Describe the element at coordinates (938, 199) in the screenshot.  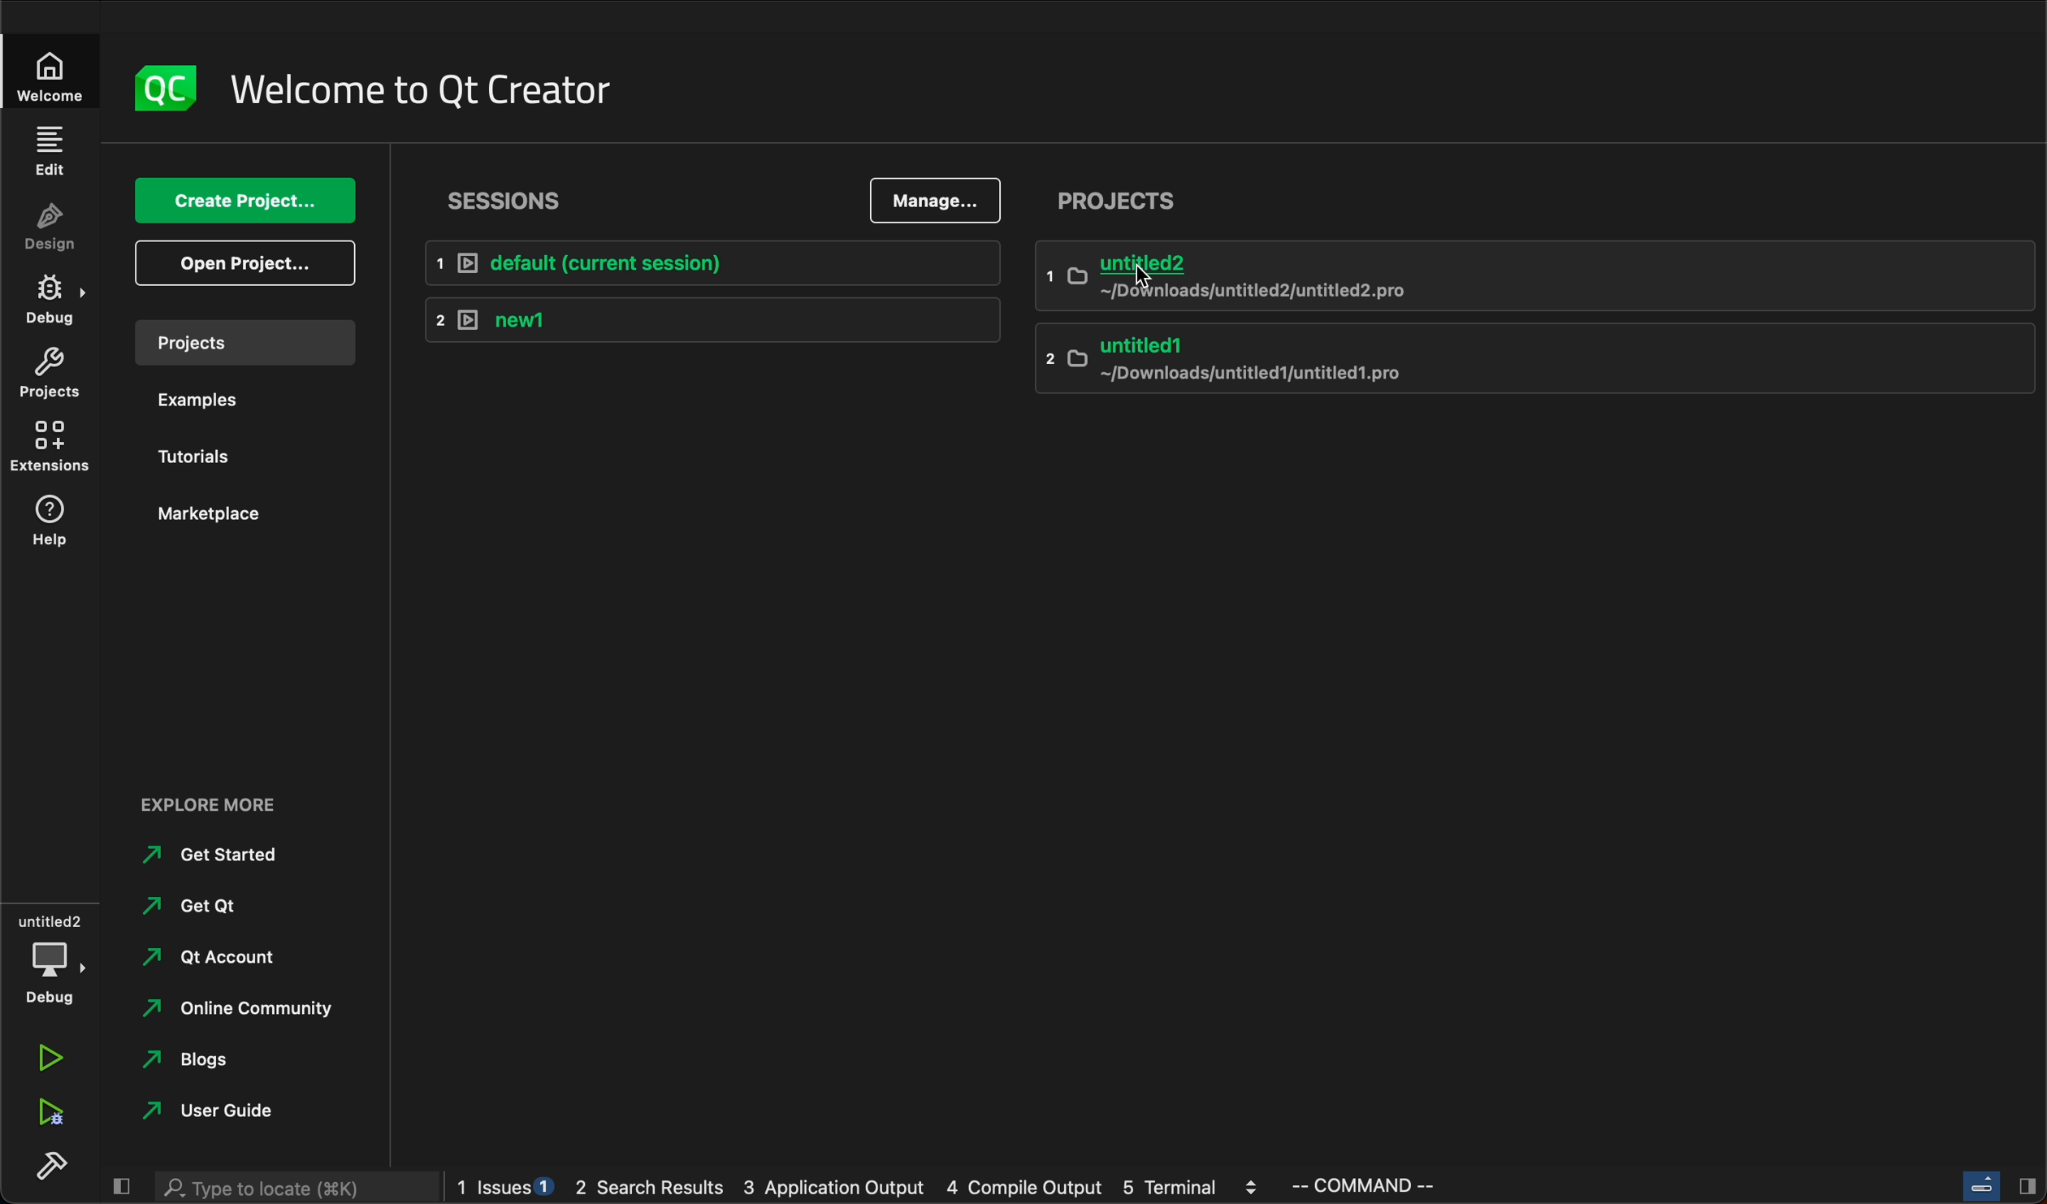
I see `manage` at that location.